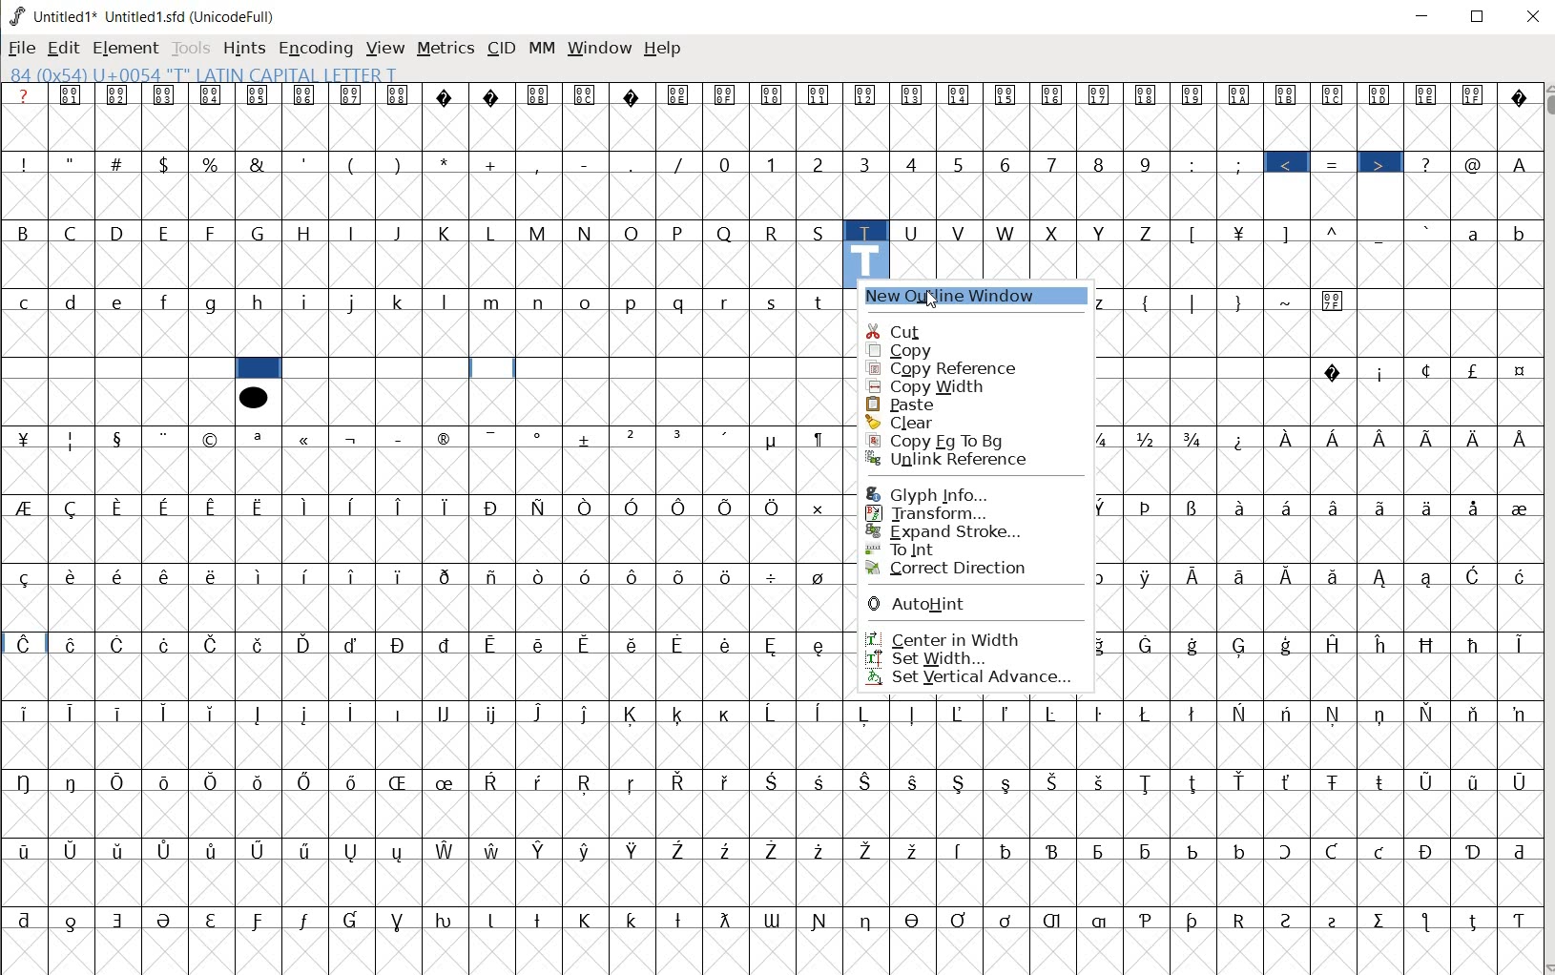 The width and height of the screenshot is (1555, 975). I want to click on Symbol, so click(775, 575).